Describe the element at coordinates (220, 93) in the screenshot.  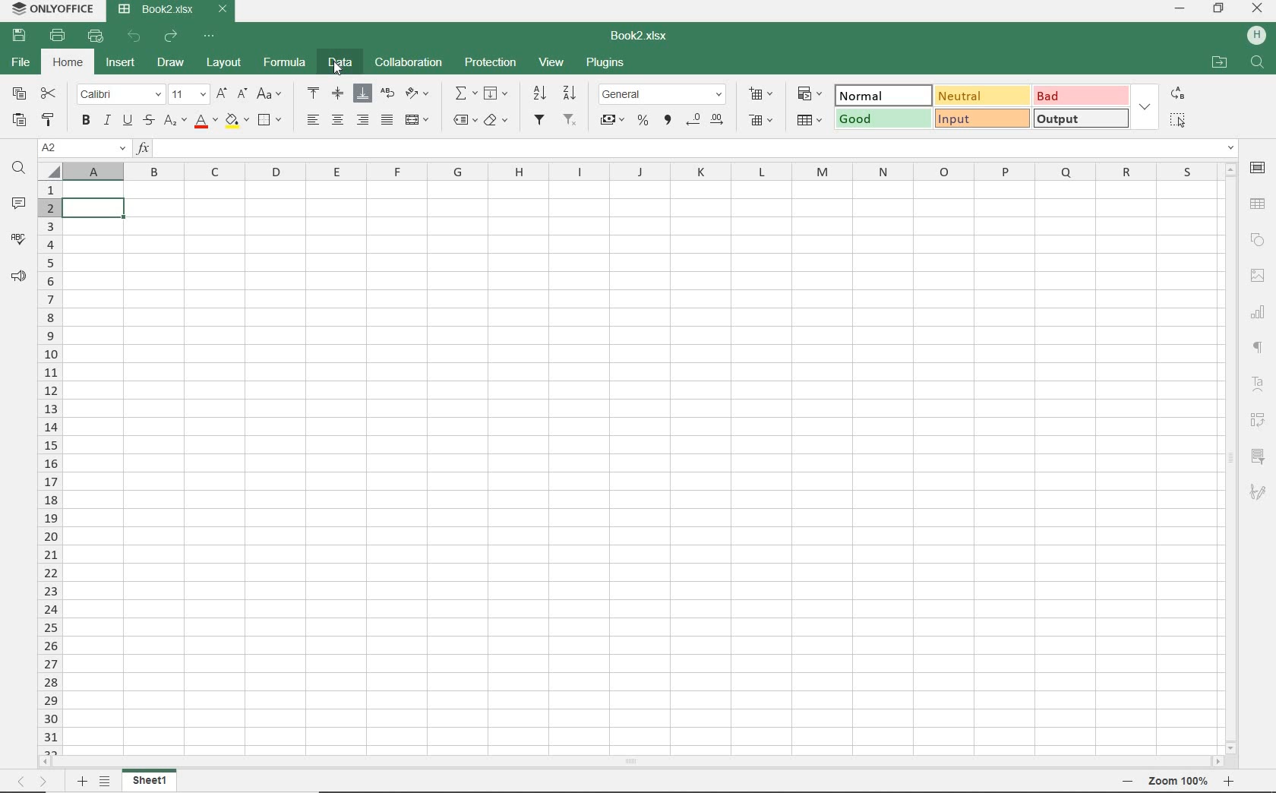
I see `INCREMENT FONT SIZE` at that location.